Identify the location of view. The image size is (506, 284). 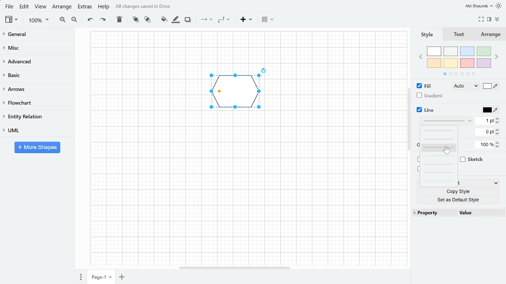
(11, 20).